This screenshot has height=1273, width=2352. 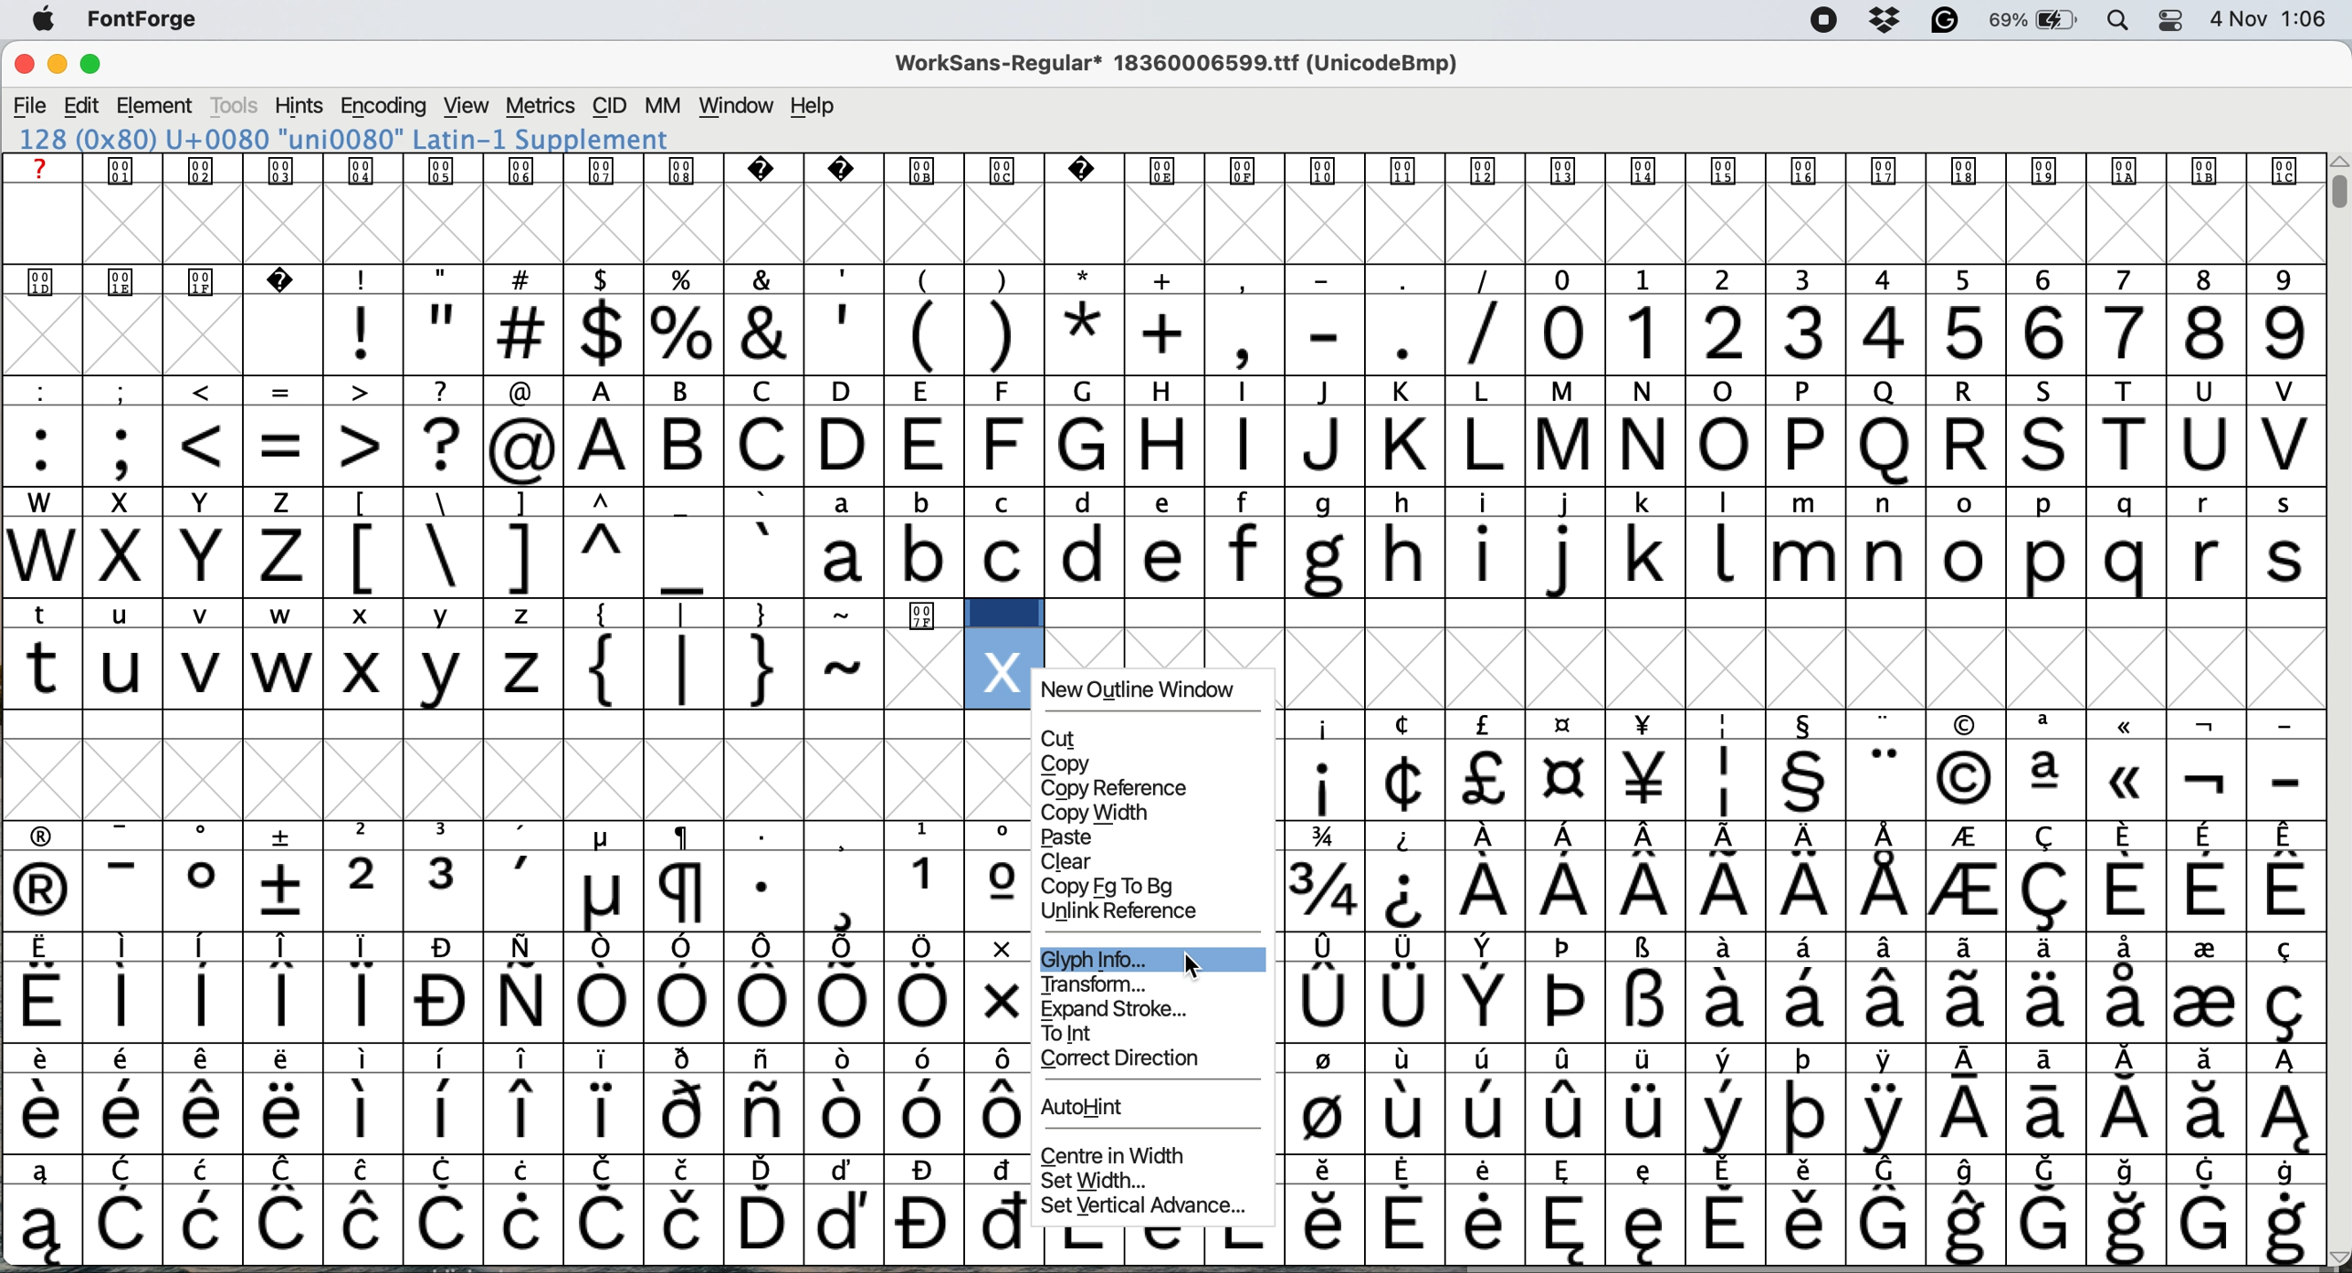 What do you see at coordinates (487, 669) in the screenshot?
I see `v z: lower case letters` at bounding box center [487, 669].